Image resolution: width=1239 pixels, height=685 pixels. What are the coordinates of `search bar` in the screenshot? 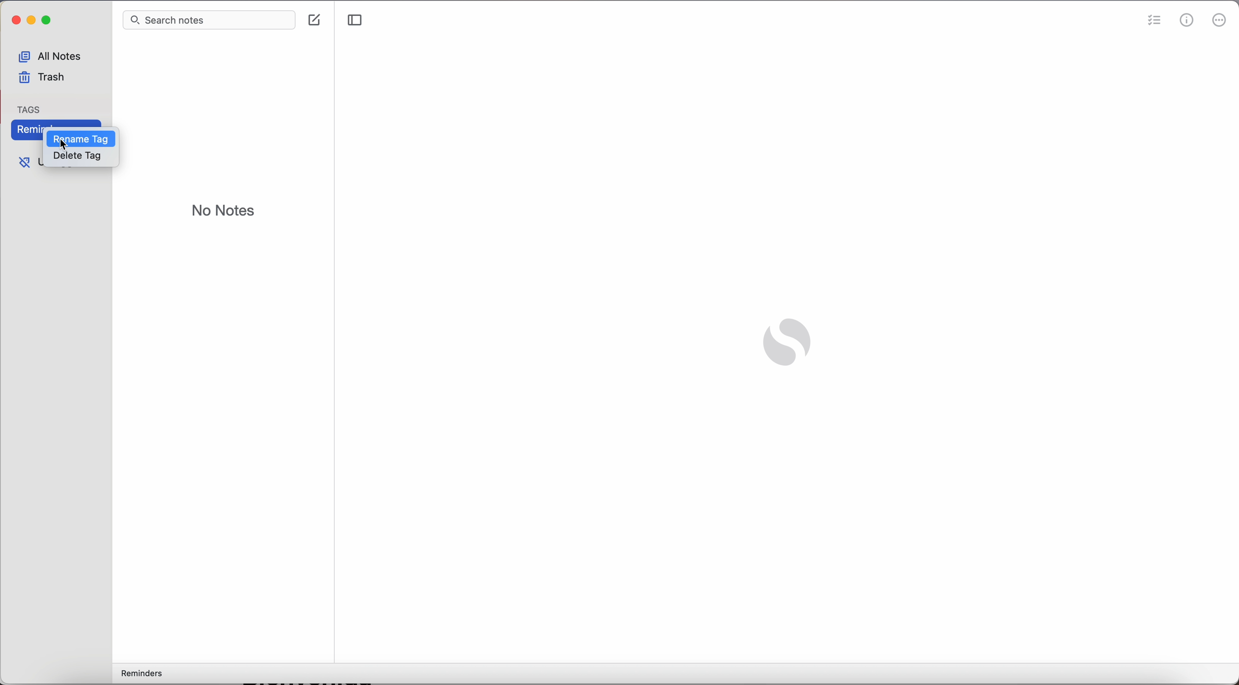 It's located at (211, 21).